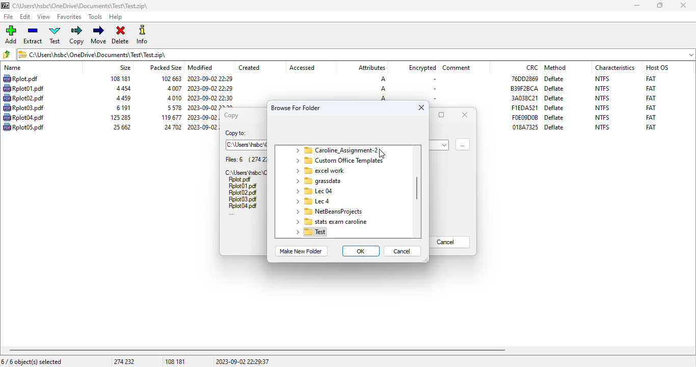 The height and width of the screenshot is (367, 696). I want to click on file, so click(23, 88).